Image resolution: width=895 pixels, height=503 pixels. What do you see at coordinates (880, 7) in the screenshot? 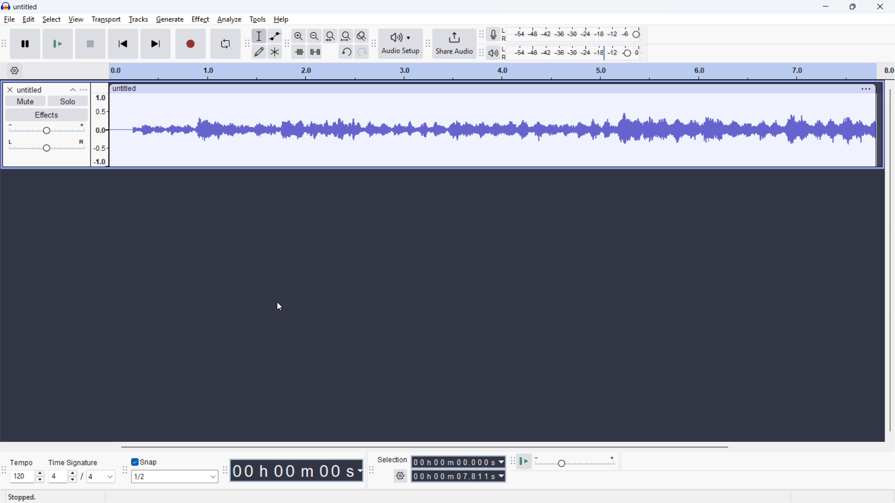
I see `close` at bounding box center [880, 7].